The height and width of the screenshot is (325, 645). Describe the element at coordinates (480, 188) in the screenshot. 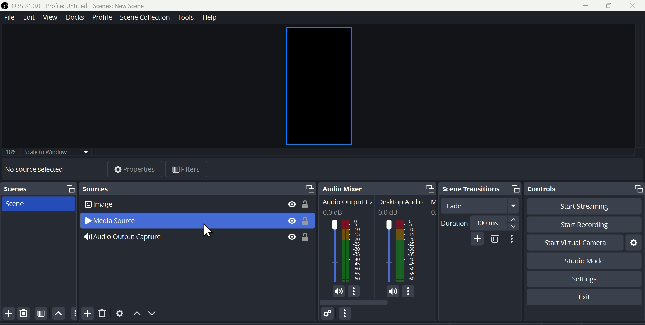

I see `Scene transitions` at that location.